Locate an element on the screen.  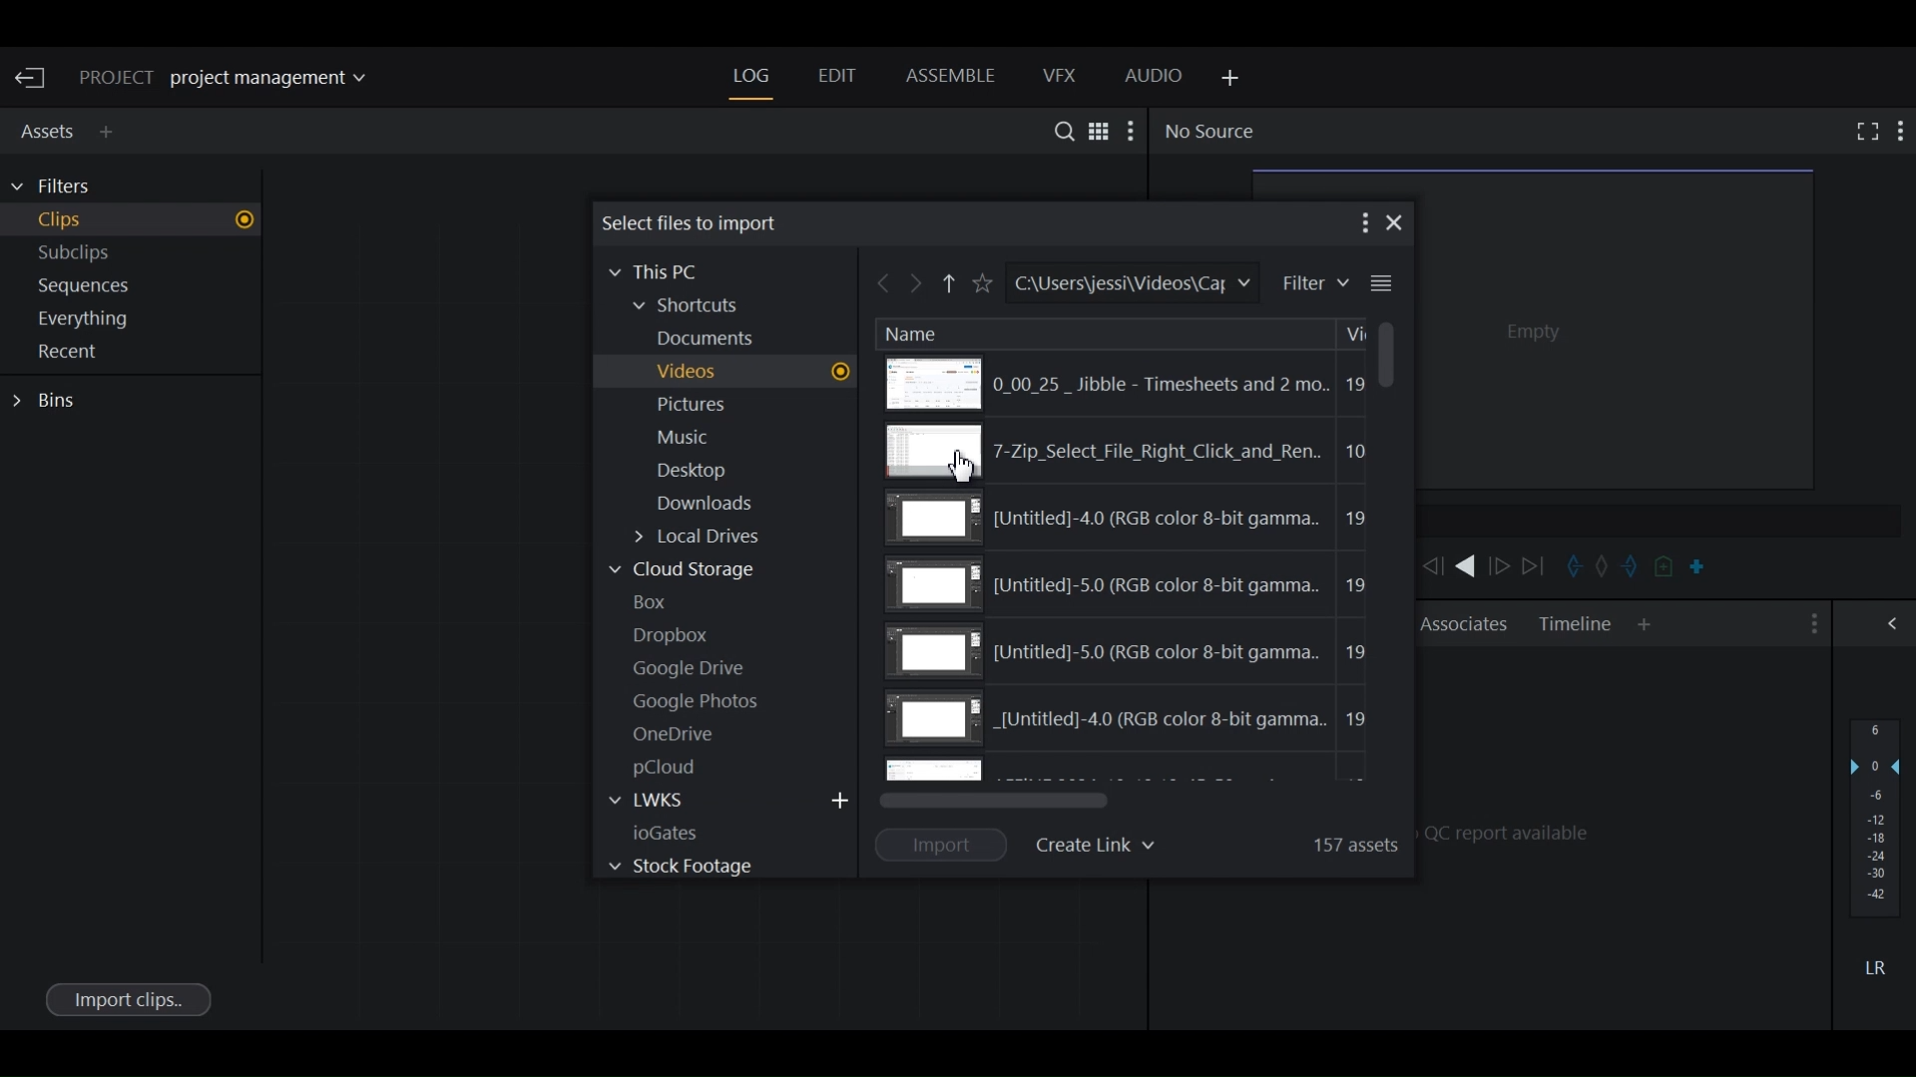
Desktop is located at coordinates (702, 472).